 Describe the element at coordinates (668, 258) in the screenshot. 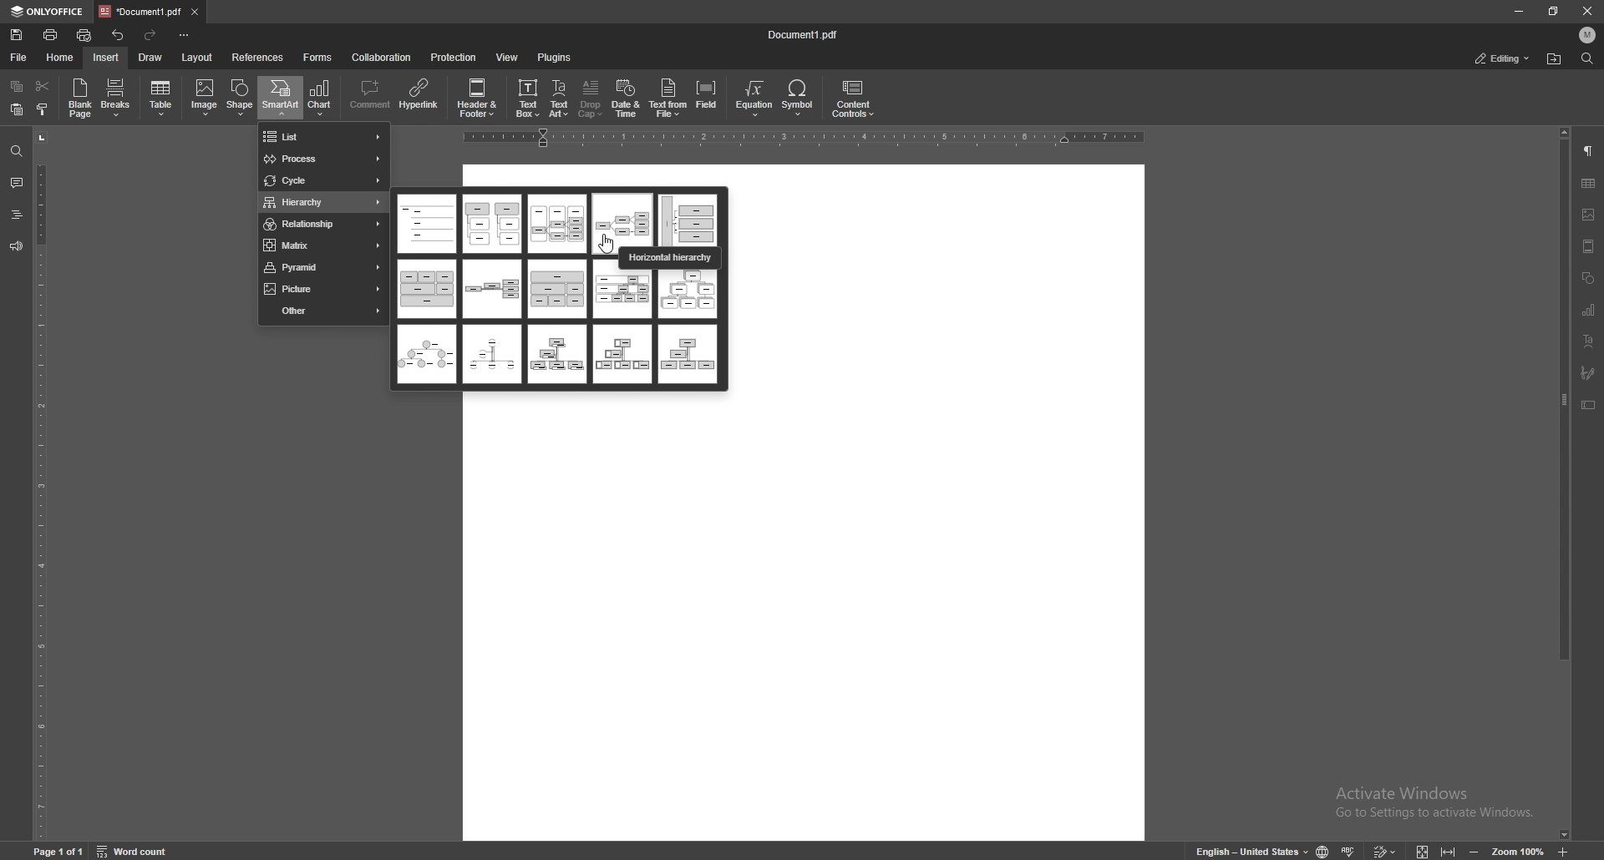

I see `tooltip` at that location.